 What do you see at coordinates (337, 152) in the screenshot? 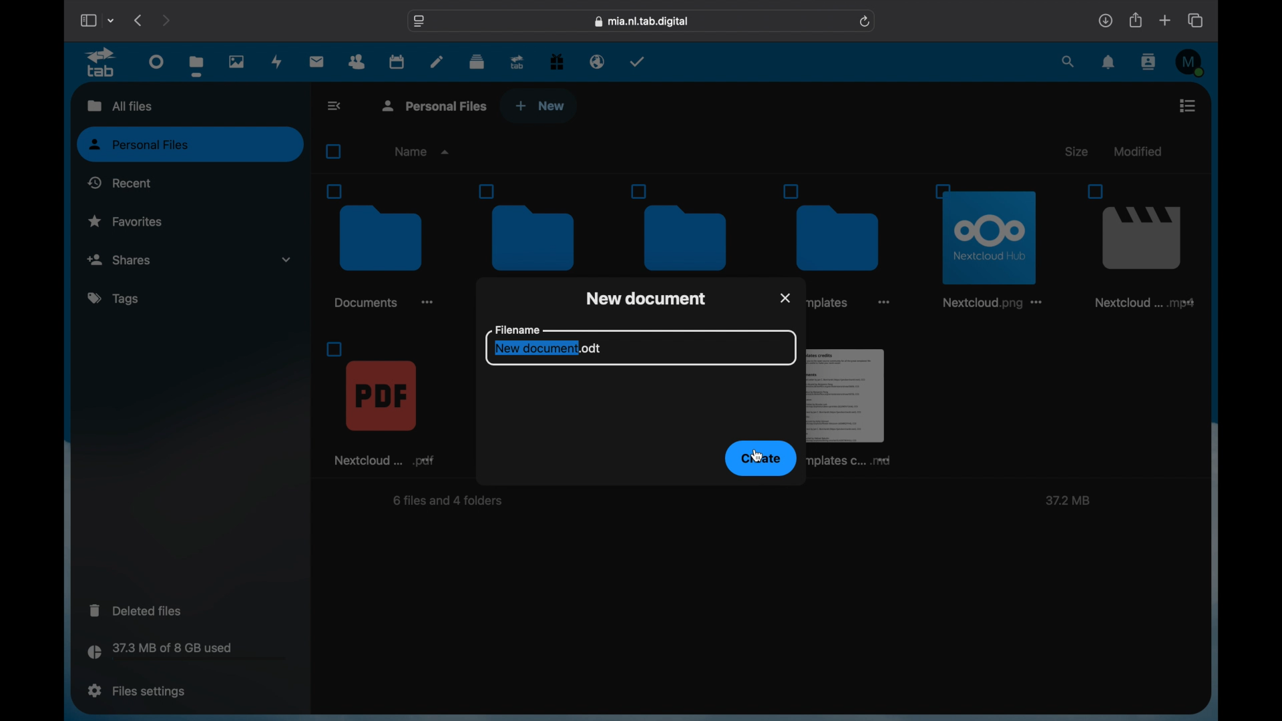
I see `checkbox` at bounding box center [337, 152].